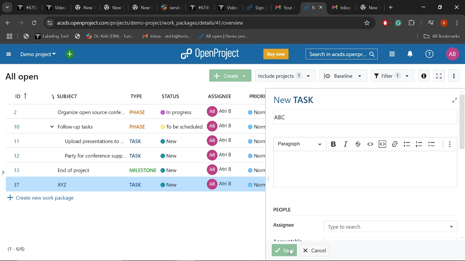  Describe the element at coordinates (461, 91) in the screenshot. I see `Move up` at that location.